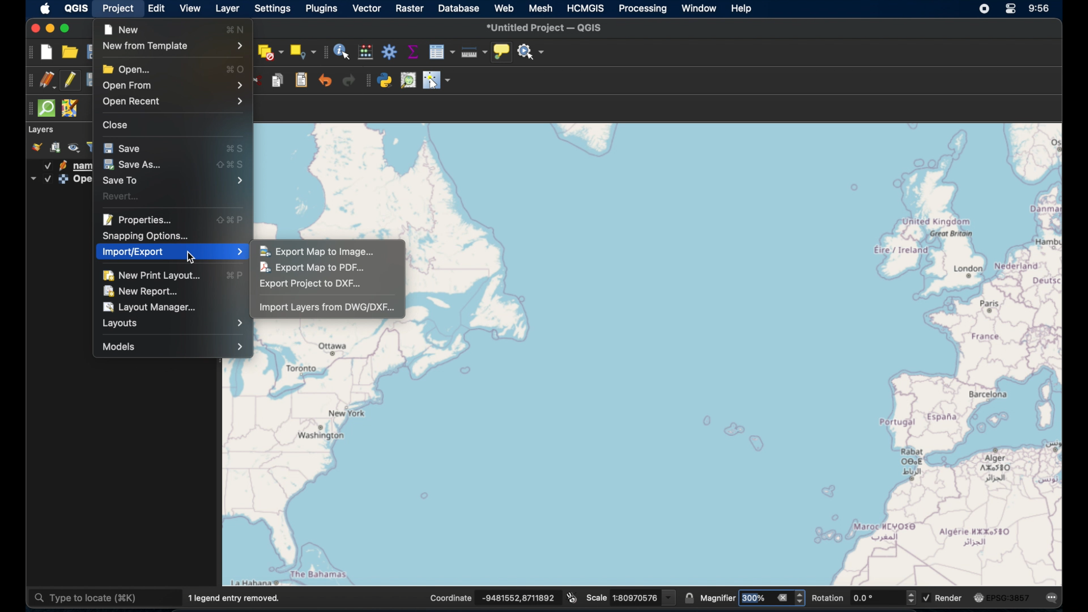  I want to click on database, so click(458, 8).